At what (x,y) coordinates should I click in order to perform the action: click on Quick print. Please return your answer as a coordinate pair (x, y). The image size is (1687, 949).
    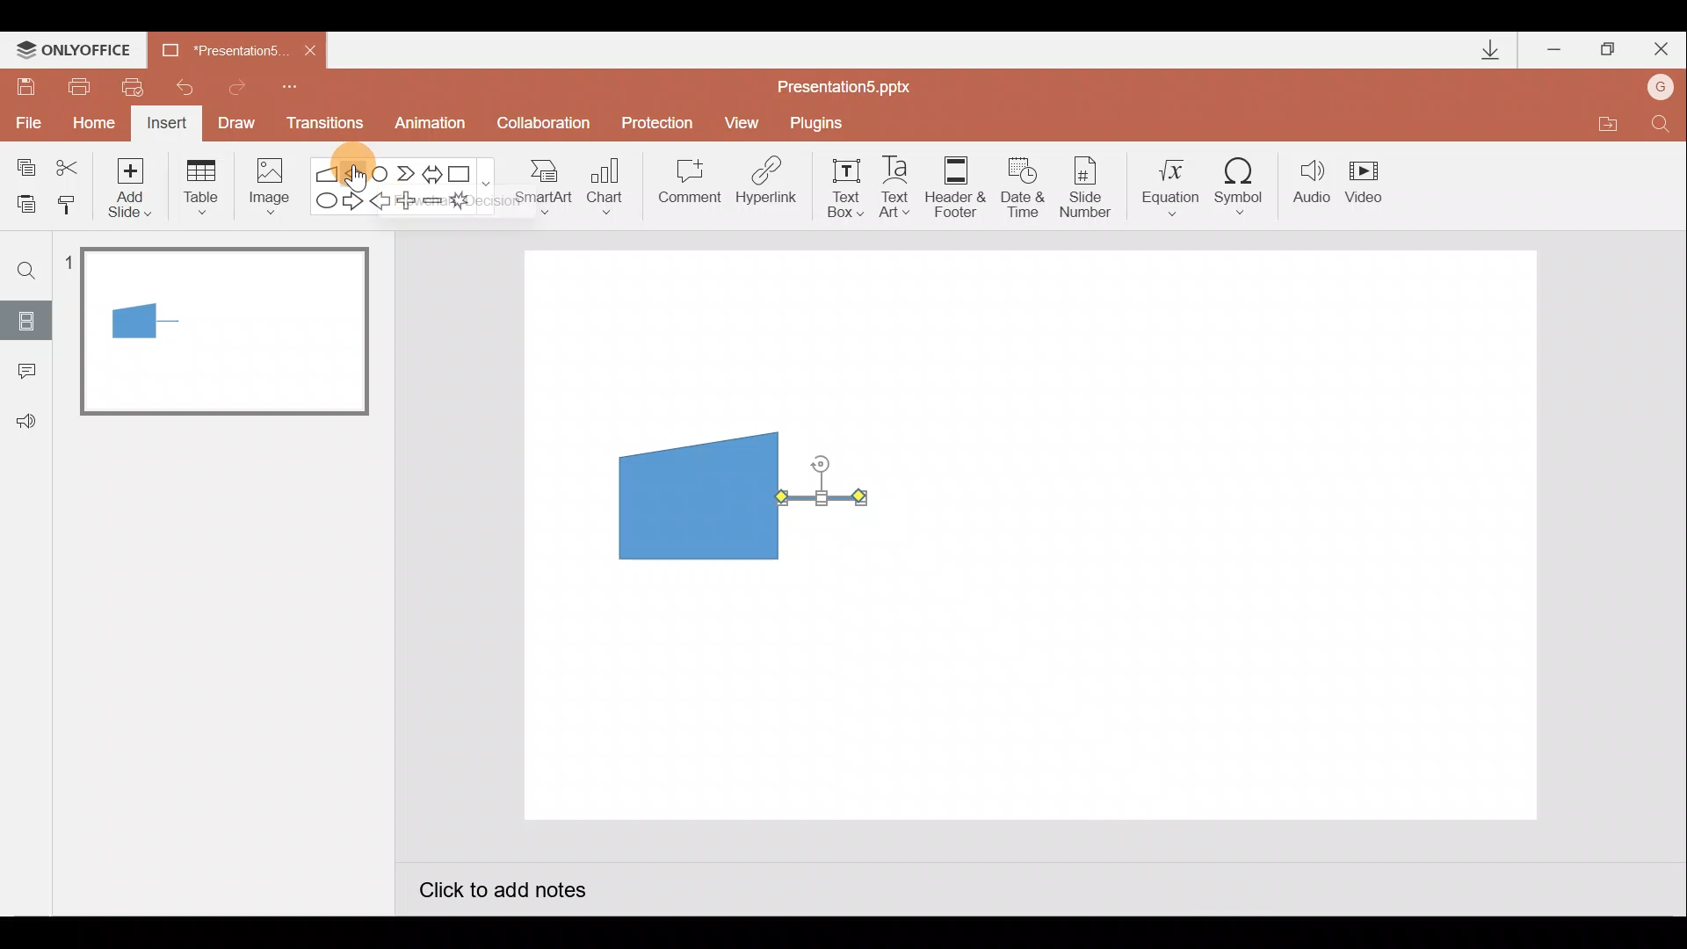
    Looking at the image, I should click on (139, 83).